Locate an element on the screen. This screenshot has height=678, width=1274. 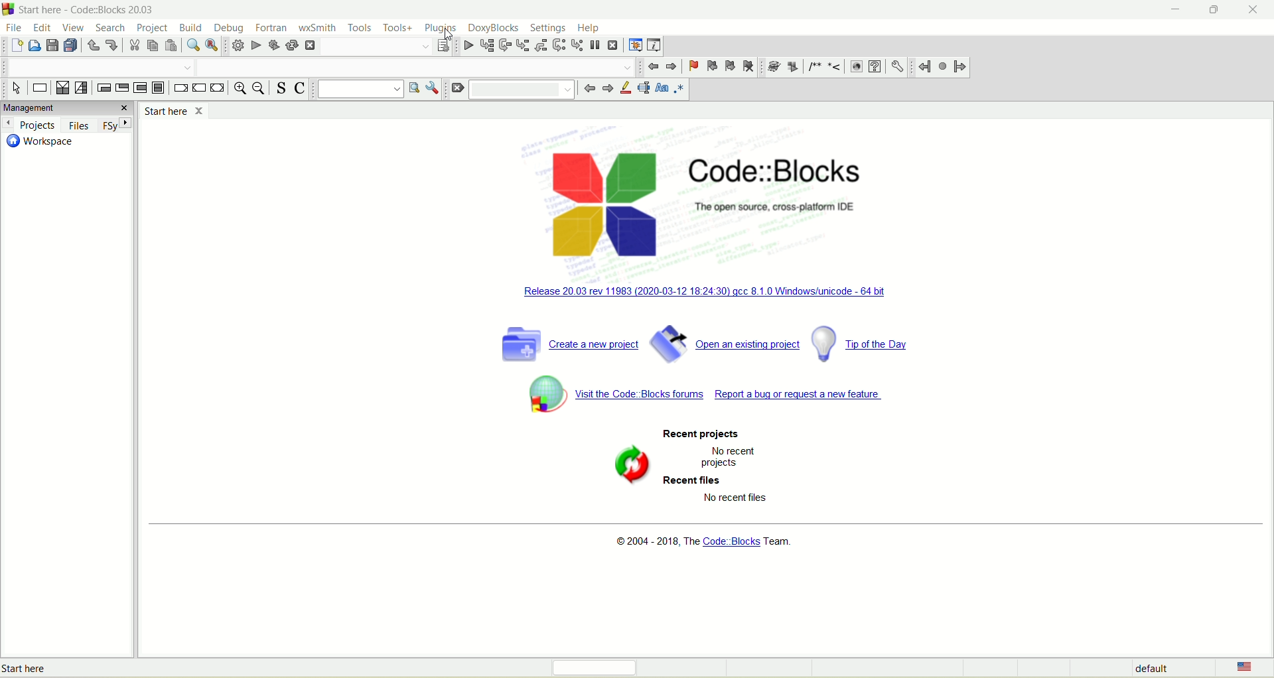
run is located at coordinates (256, 45).